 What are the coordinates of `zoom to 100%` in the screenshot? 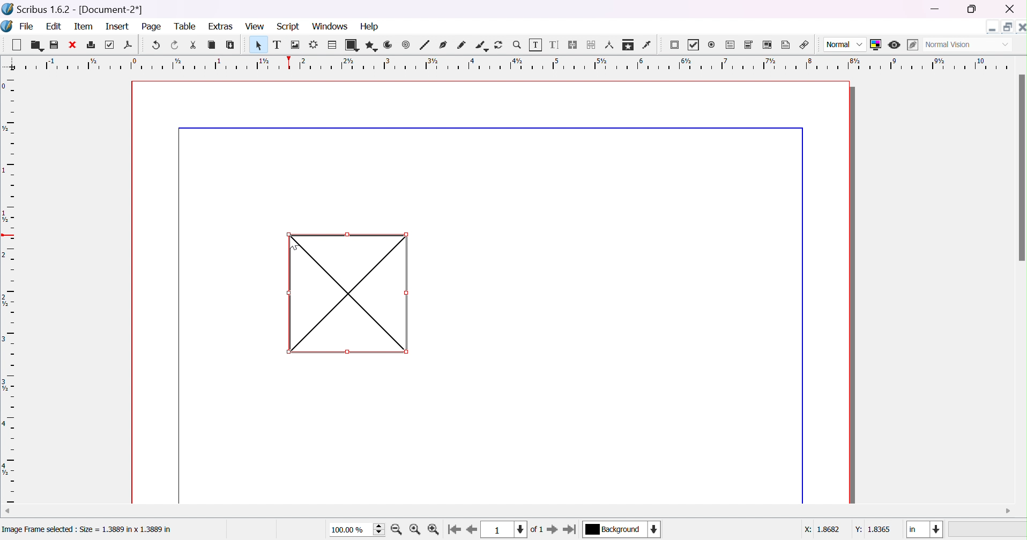 It's located at (416, 530).